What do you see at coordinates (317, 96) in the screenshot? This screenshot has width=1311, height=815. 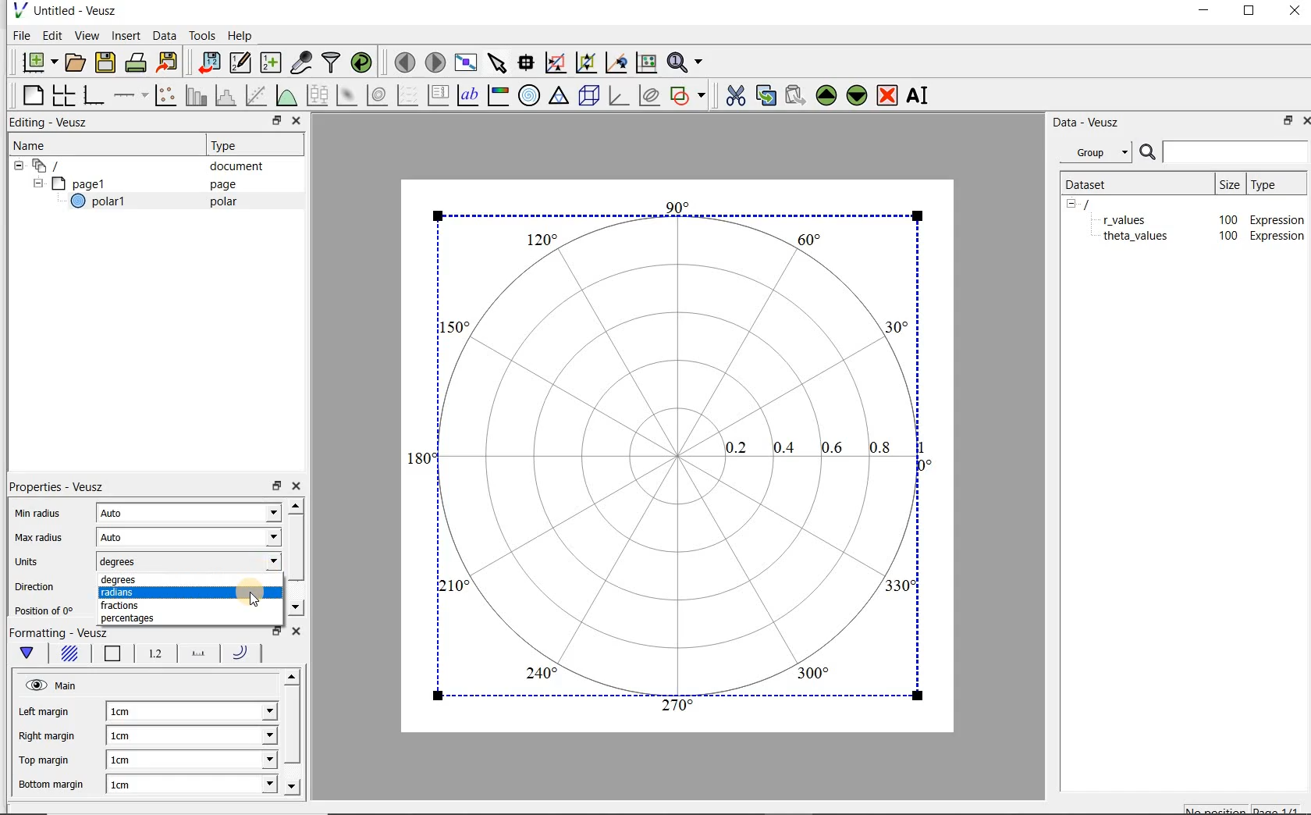 I see `plot box plots` at bounding box center [317, 96].